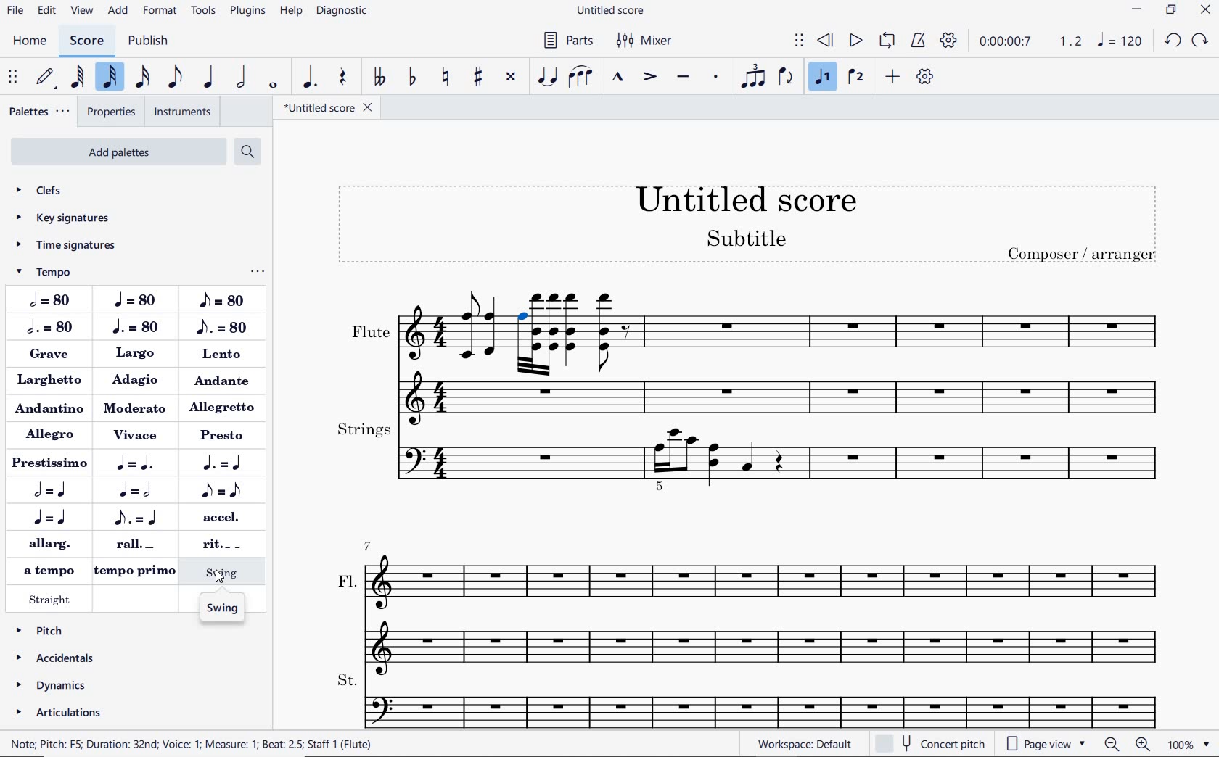 This screenshot has height=757, width=1219. Describe the element at coordinates (854, 75) in the screenshot. I see `VOICE 2` at that location.